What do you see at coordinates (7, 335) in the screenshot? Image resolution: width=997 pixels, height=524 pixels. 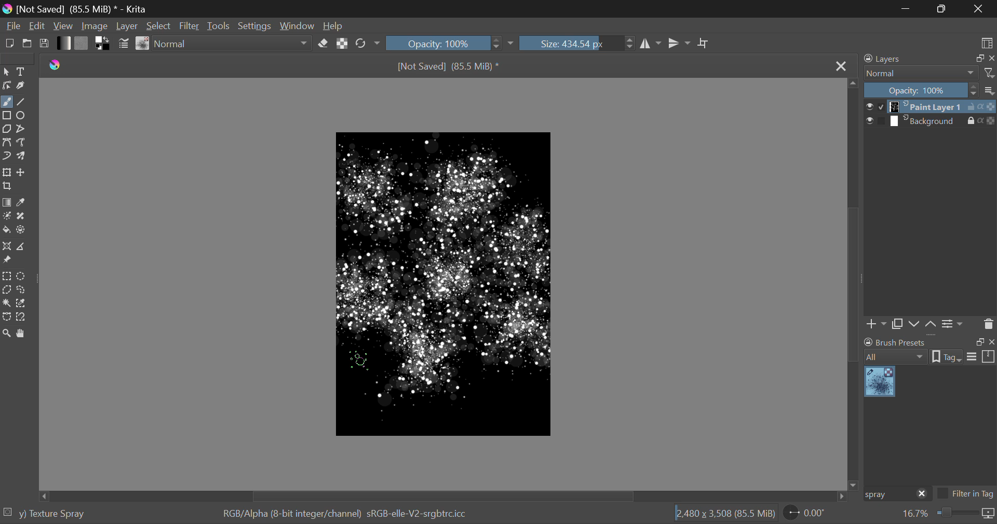 I see `Zoom` at bounding box center [7, 335].